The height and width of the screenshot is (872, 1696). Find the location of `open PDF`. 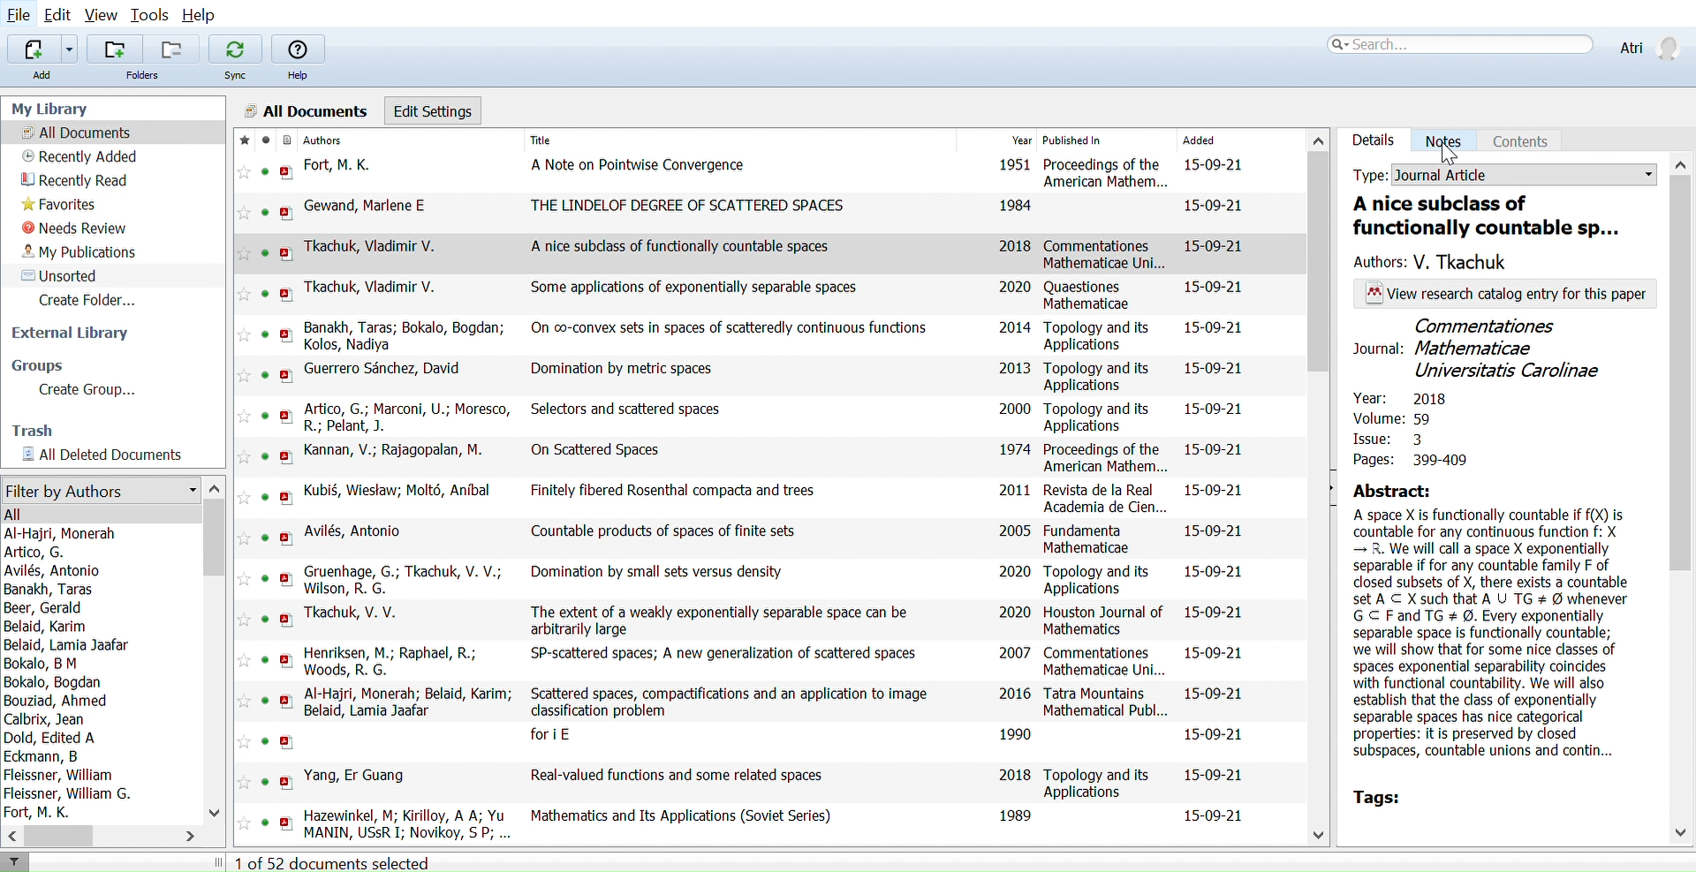

open PDF is located at coordinates (288, 497).